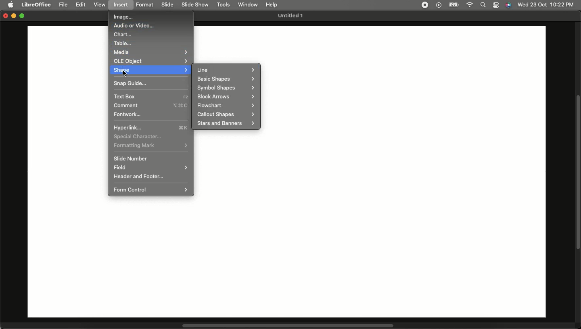 Image resolution: width=581 pixels, height=329 pixels. What do you see at coordinates (288, 326) in the screenshot?
I see `Scroll` at bounding box center [288, 326].